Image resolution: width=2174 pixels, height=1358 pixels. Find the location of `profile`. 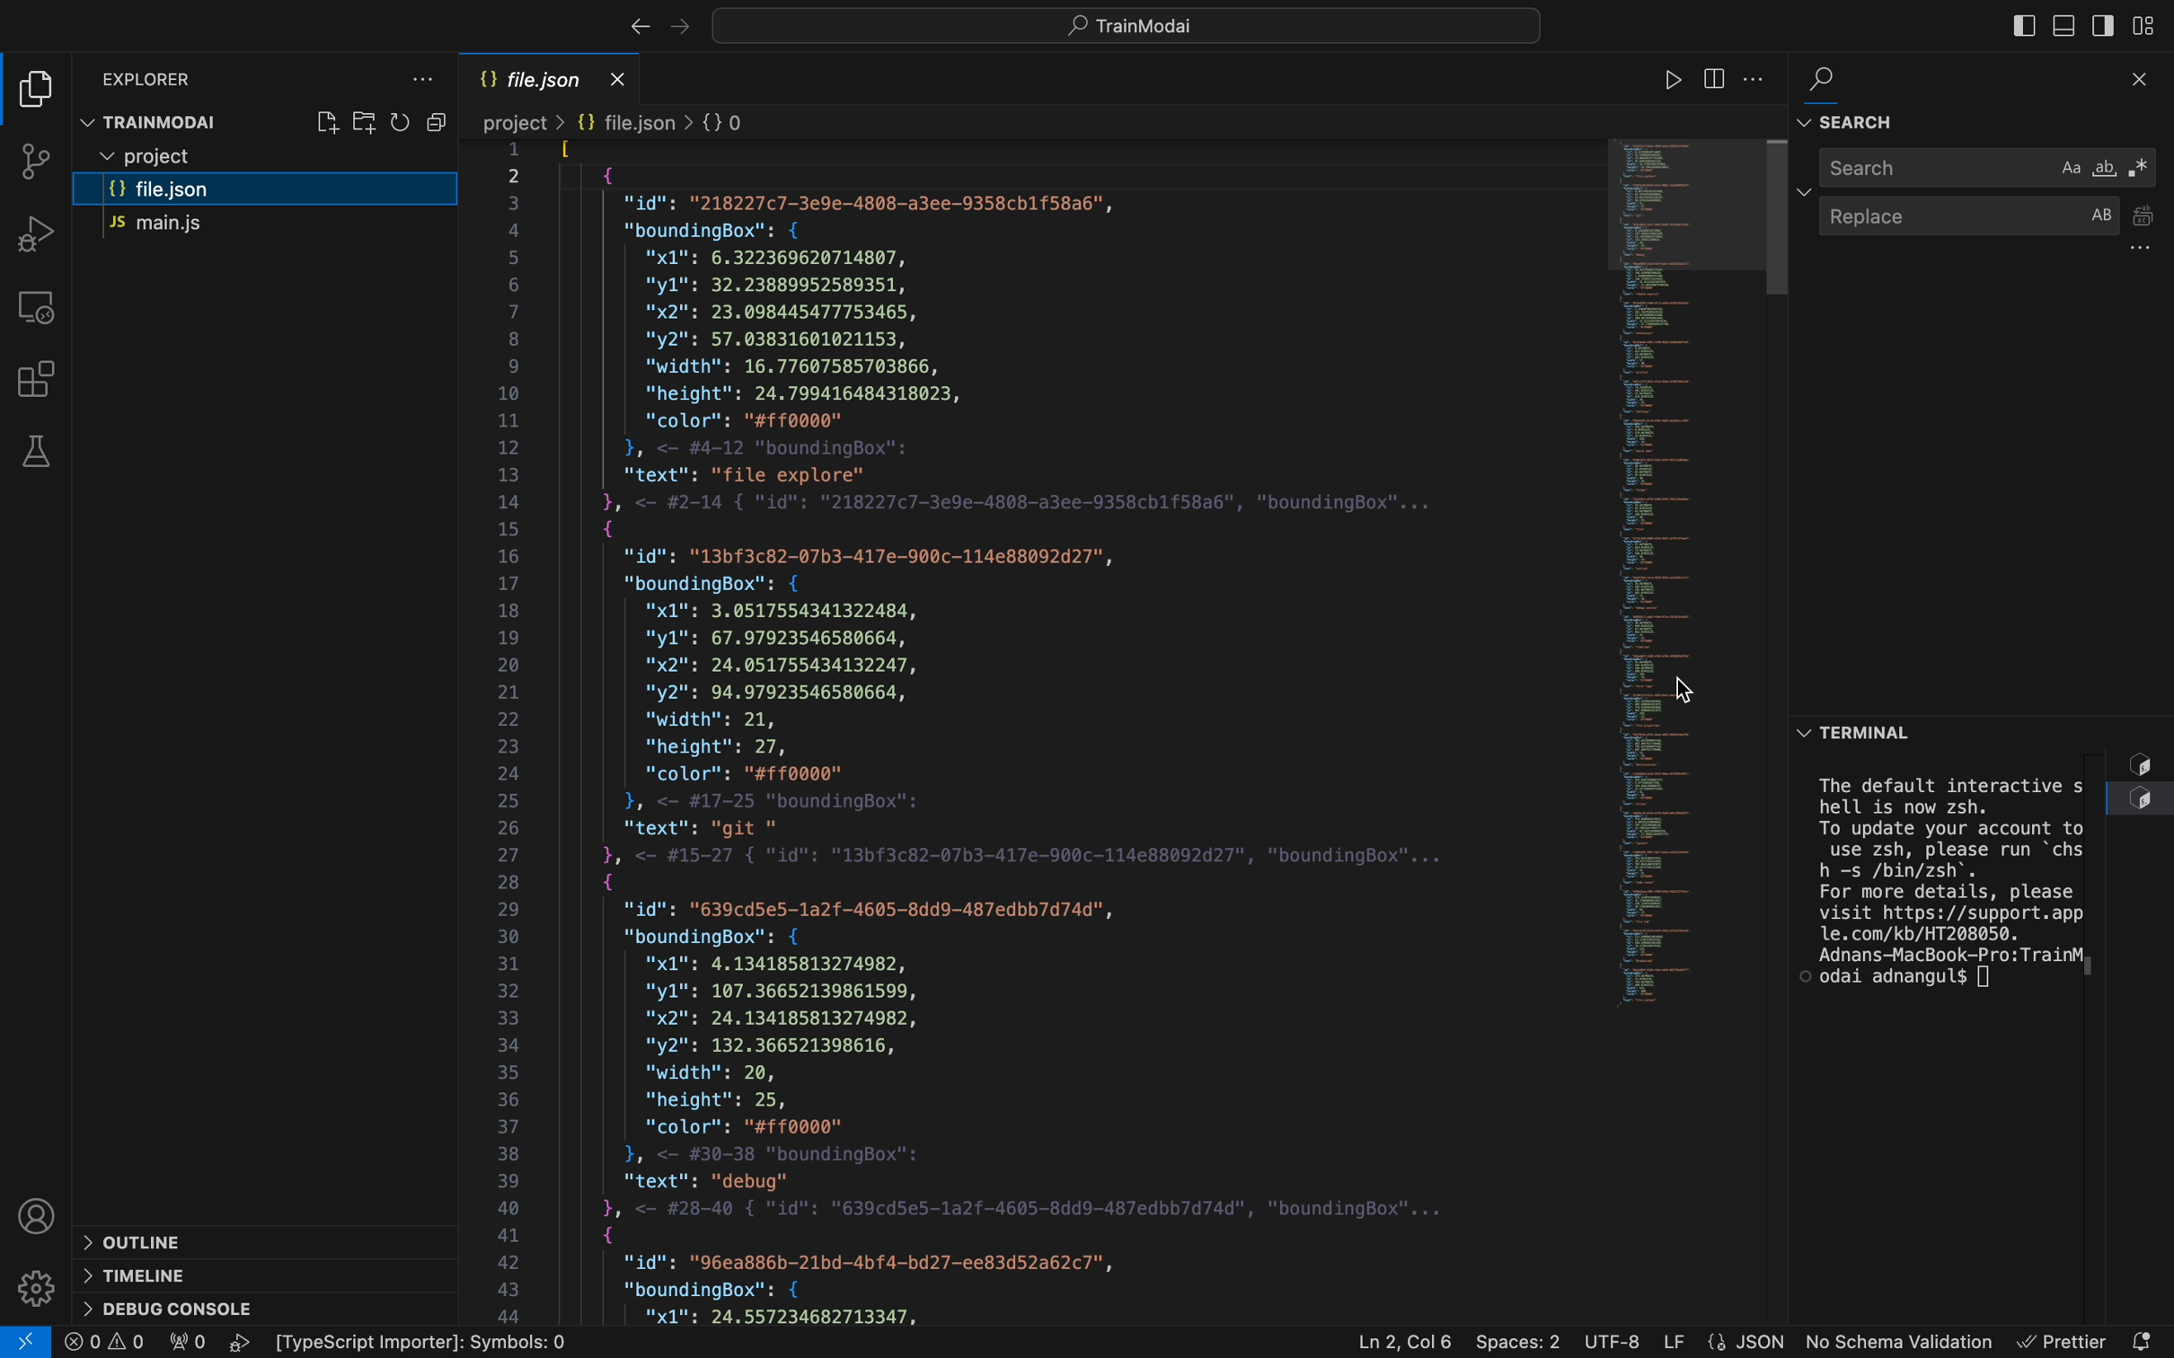

profile is located at coordinates (37, 1215).